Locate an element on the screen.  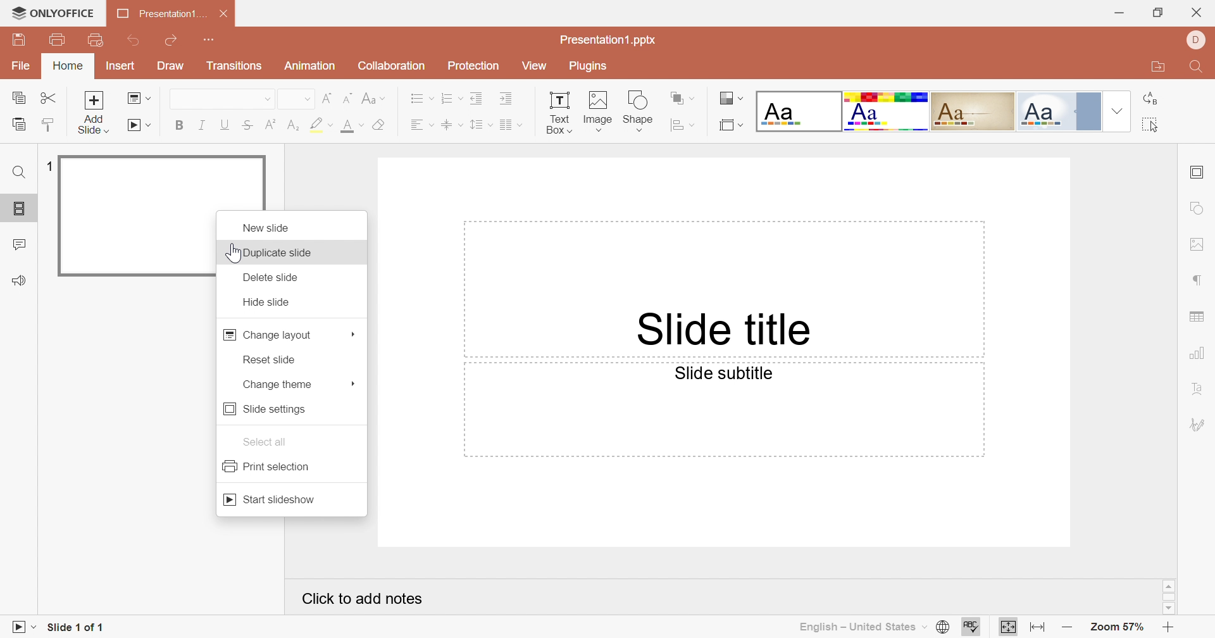
Open file location is located at coordinates (1157, 69).